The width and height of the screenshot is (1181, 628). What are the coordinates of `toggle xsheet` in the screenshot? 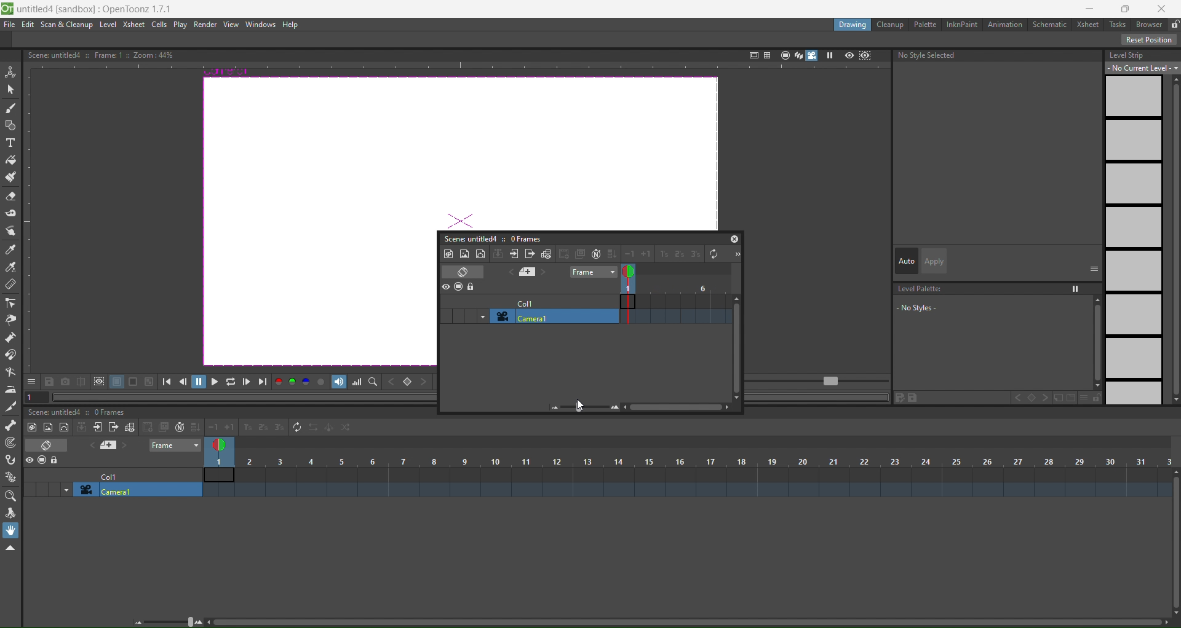 It's located at (50, 445).